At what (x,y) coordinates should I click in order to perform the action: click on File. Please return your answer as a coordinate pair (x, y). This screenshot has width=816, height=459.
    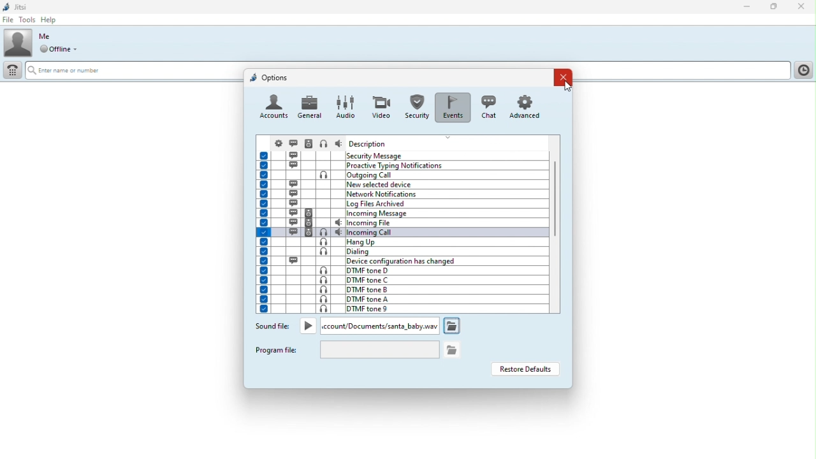
    Looking at the image, I should click on (8, 20).